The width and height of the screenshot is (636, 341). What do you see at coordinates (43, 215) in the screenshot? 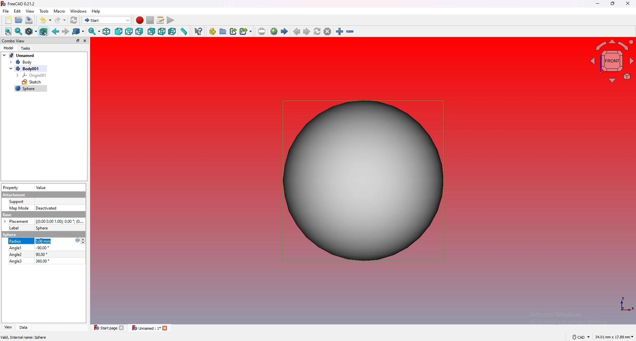
I see `base` at bounding box center [43, 215].